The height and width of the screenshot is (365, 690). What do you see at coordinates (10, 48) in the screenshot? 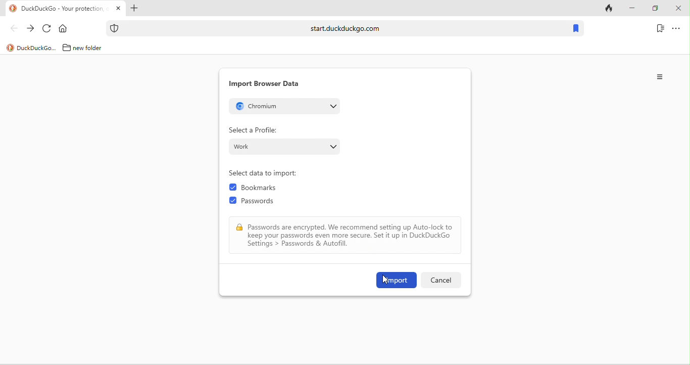
I see `icon` at bounding box center [10, 48].